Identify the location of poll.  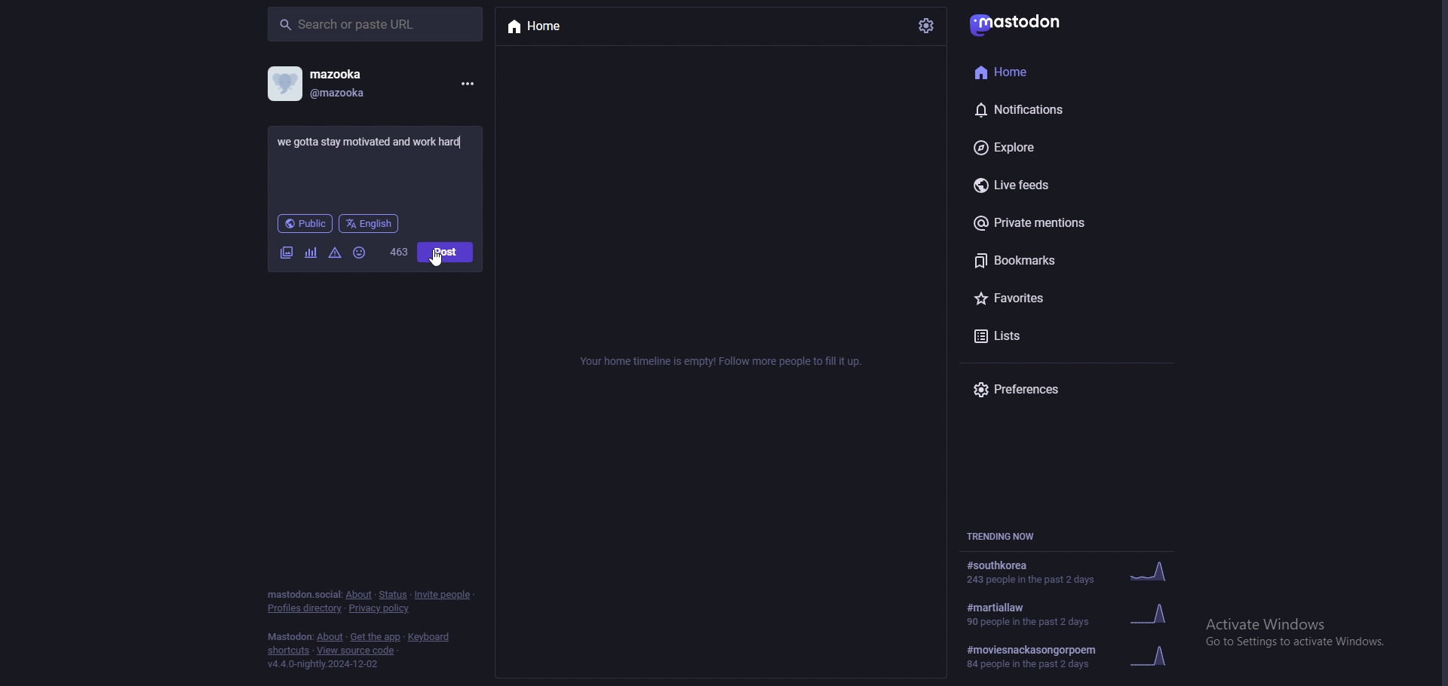
(311, 253).